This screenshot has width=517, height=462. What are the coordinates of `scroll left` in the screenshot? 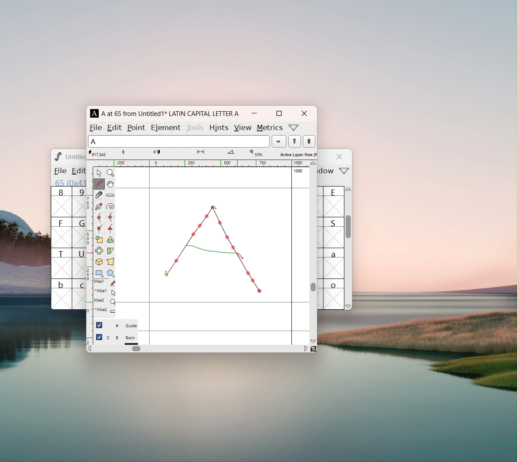 It's located at (89, 349).